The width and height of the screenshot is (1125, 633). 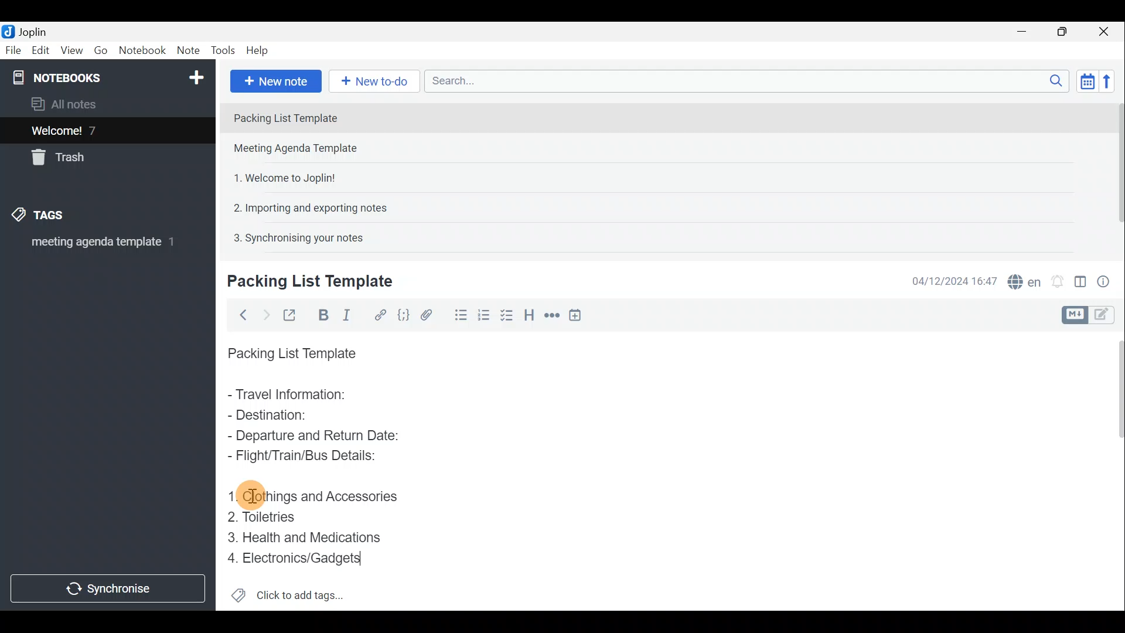 What do you see at coordinates (304, 206) in the screenshot?
I see `Note 4` at bounding box center [304, 206].